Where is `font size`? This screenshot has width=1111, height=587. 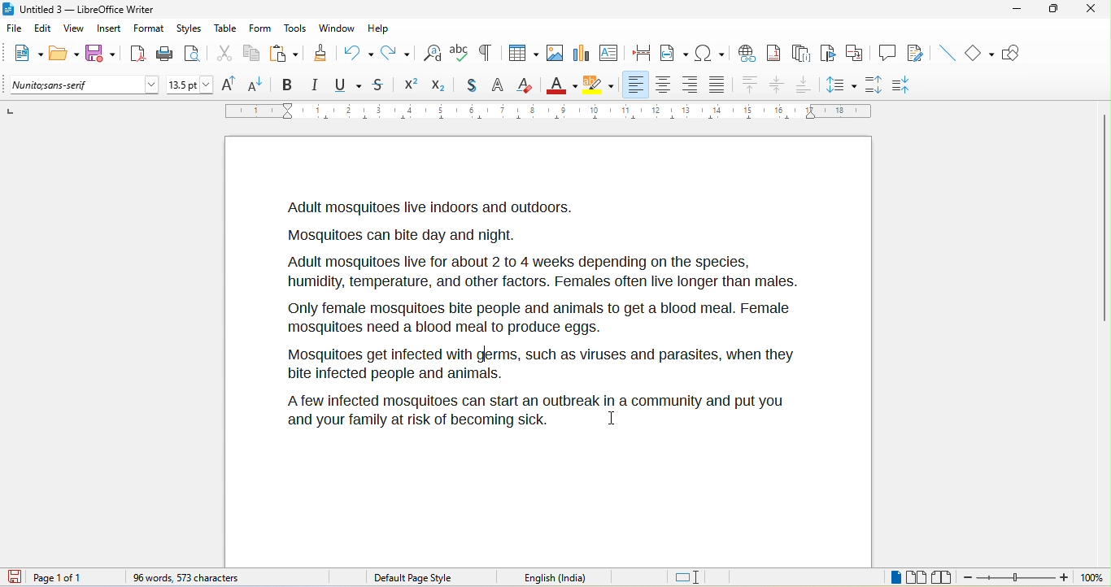 font size is located at coordinates (190, 85).